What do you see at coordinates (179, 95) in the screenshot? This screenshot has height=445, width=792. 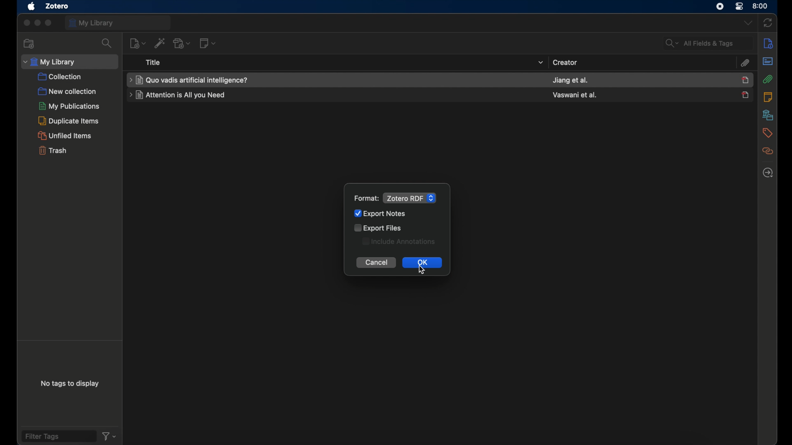 I see `item title` at bounding box center [179, 95].